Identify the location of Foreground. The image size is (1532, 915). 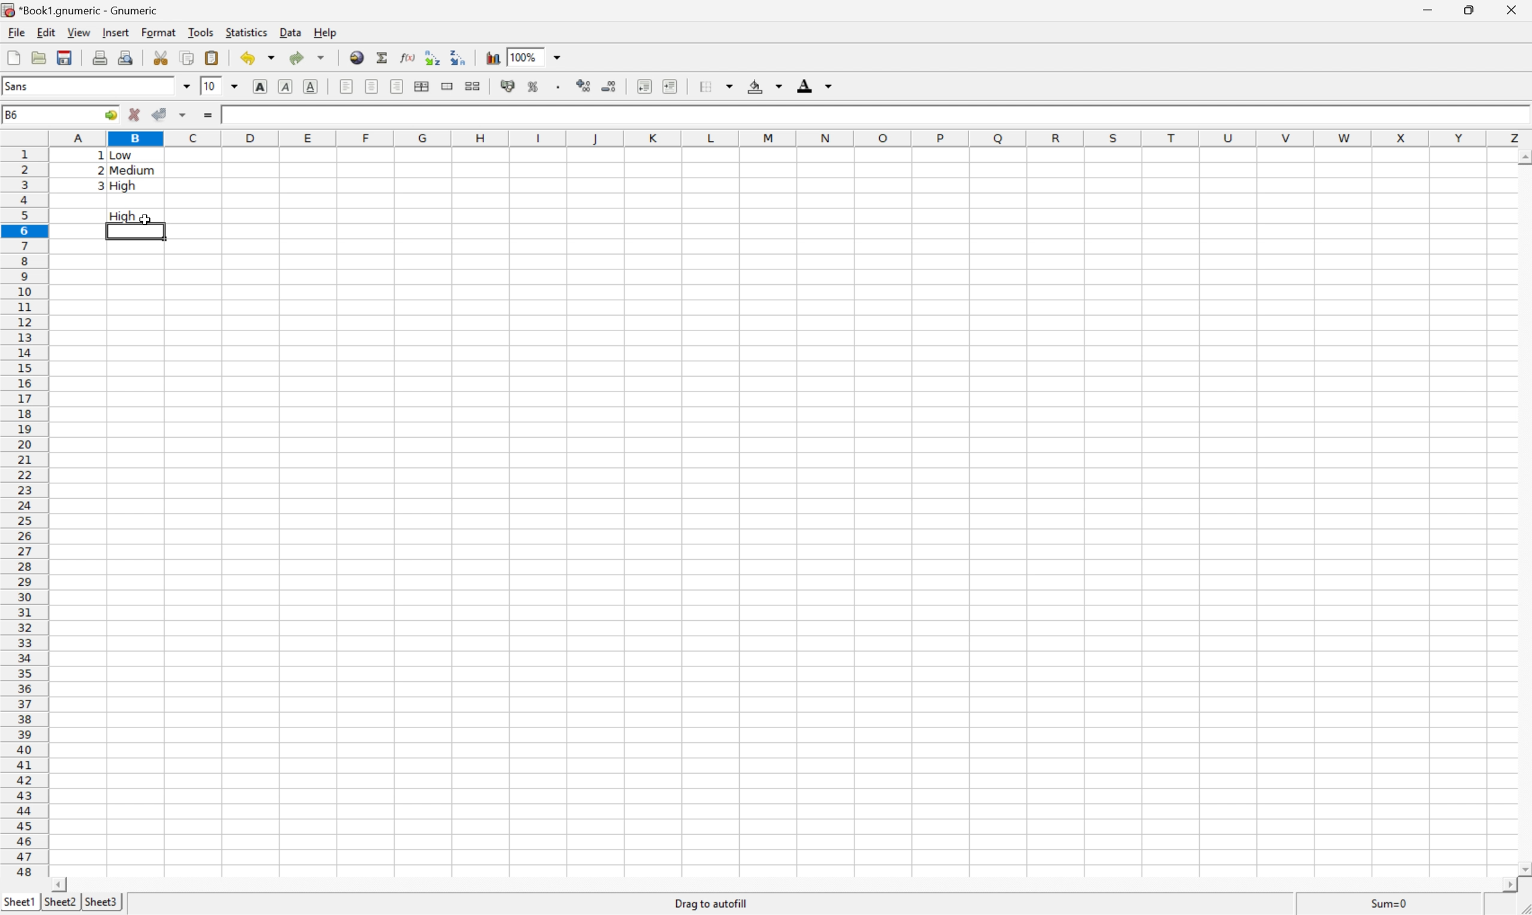
(812, 84).